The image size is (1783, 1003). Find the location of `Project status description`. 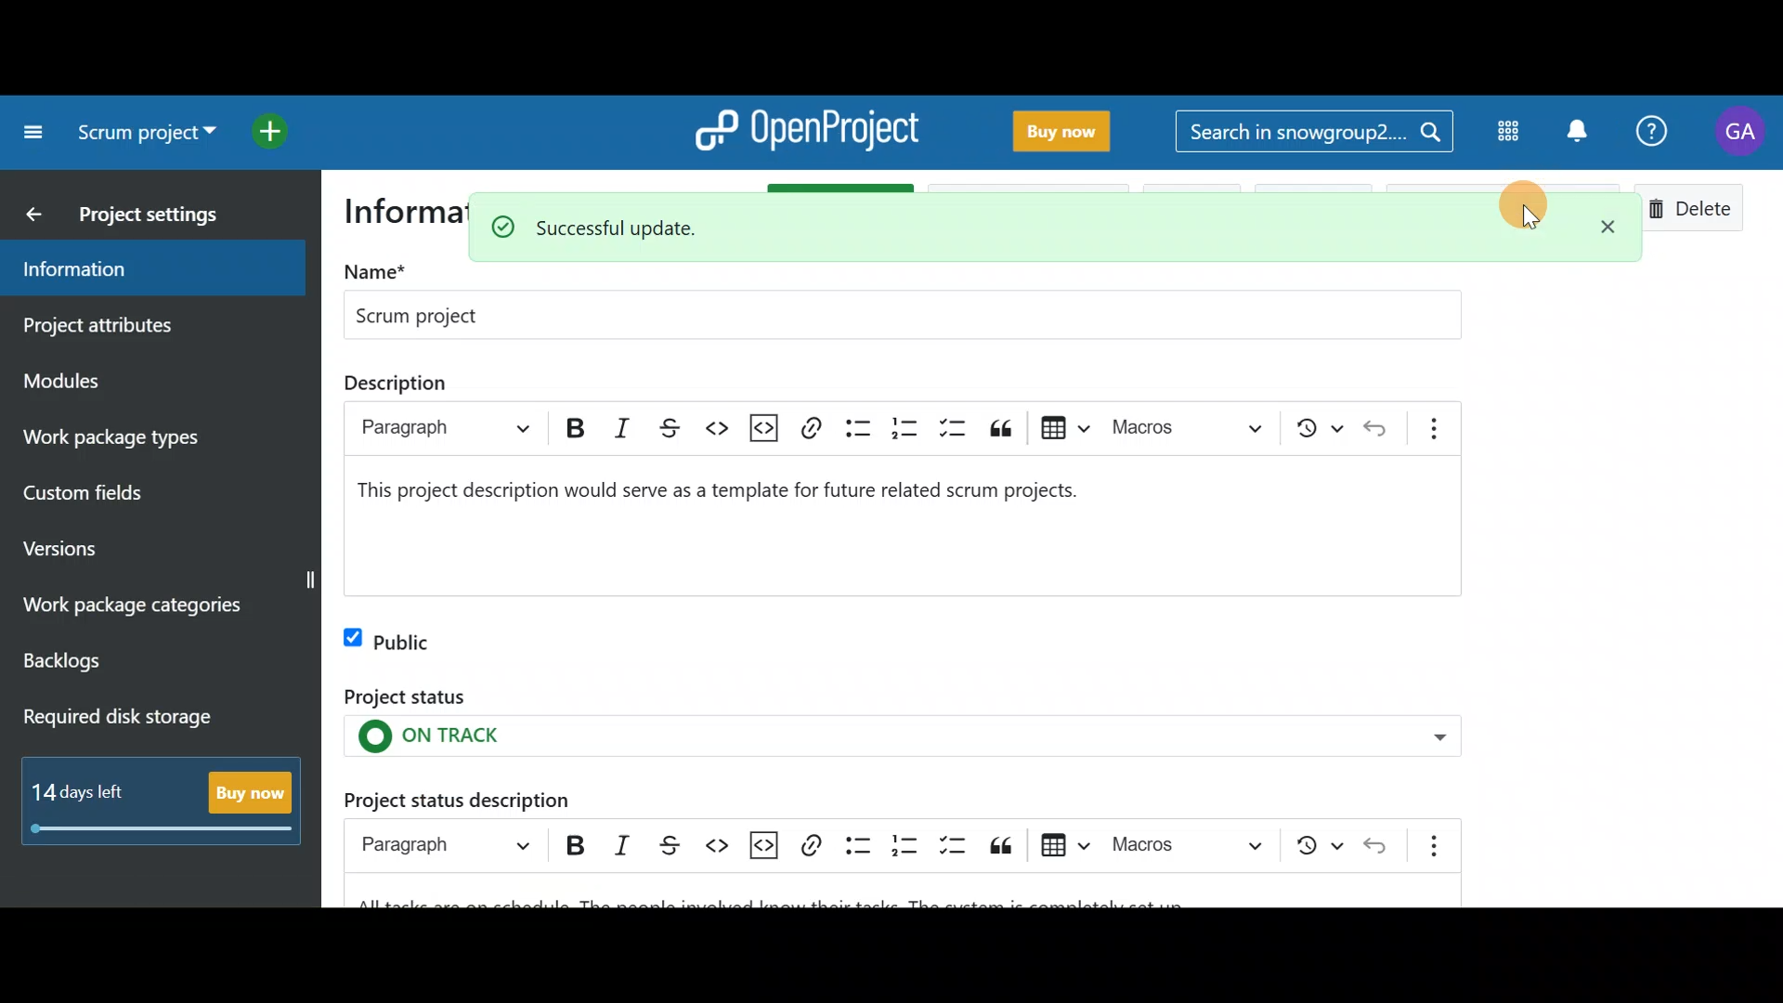

Project status description is located at coordinates (517, 795).